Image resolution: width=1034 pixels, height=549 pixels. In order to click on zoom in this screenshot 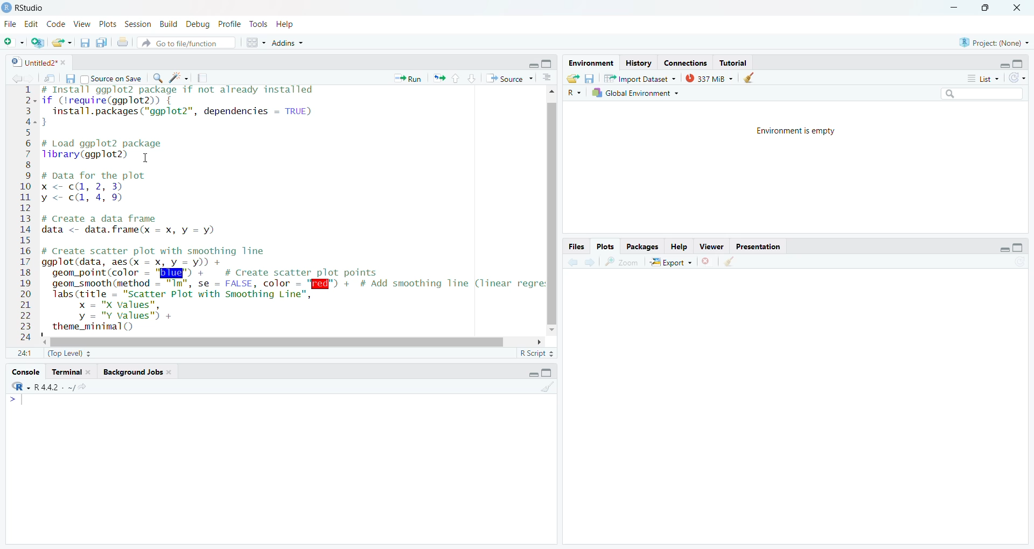, I will do `click(623, 262)`.